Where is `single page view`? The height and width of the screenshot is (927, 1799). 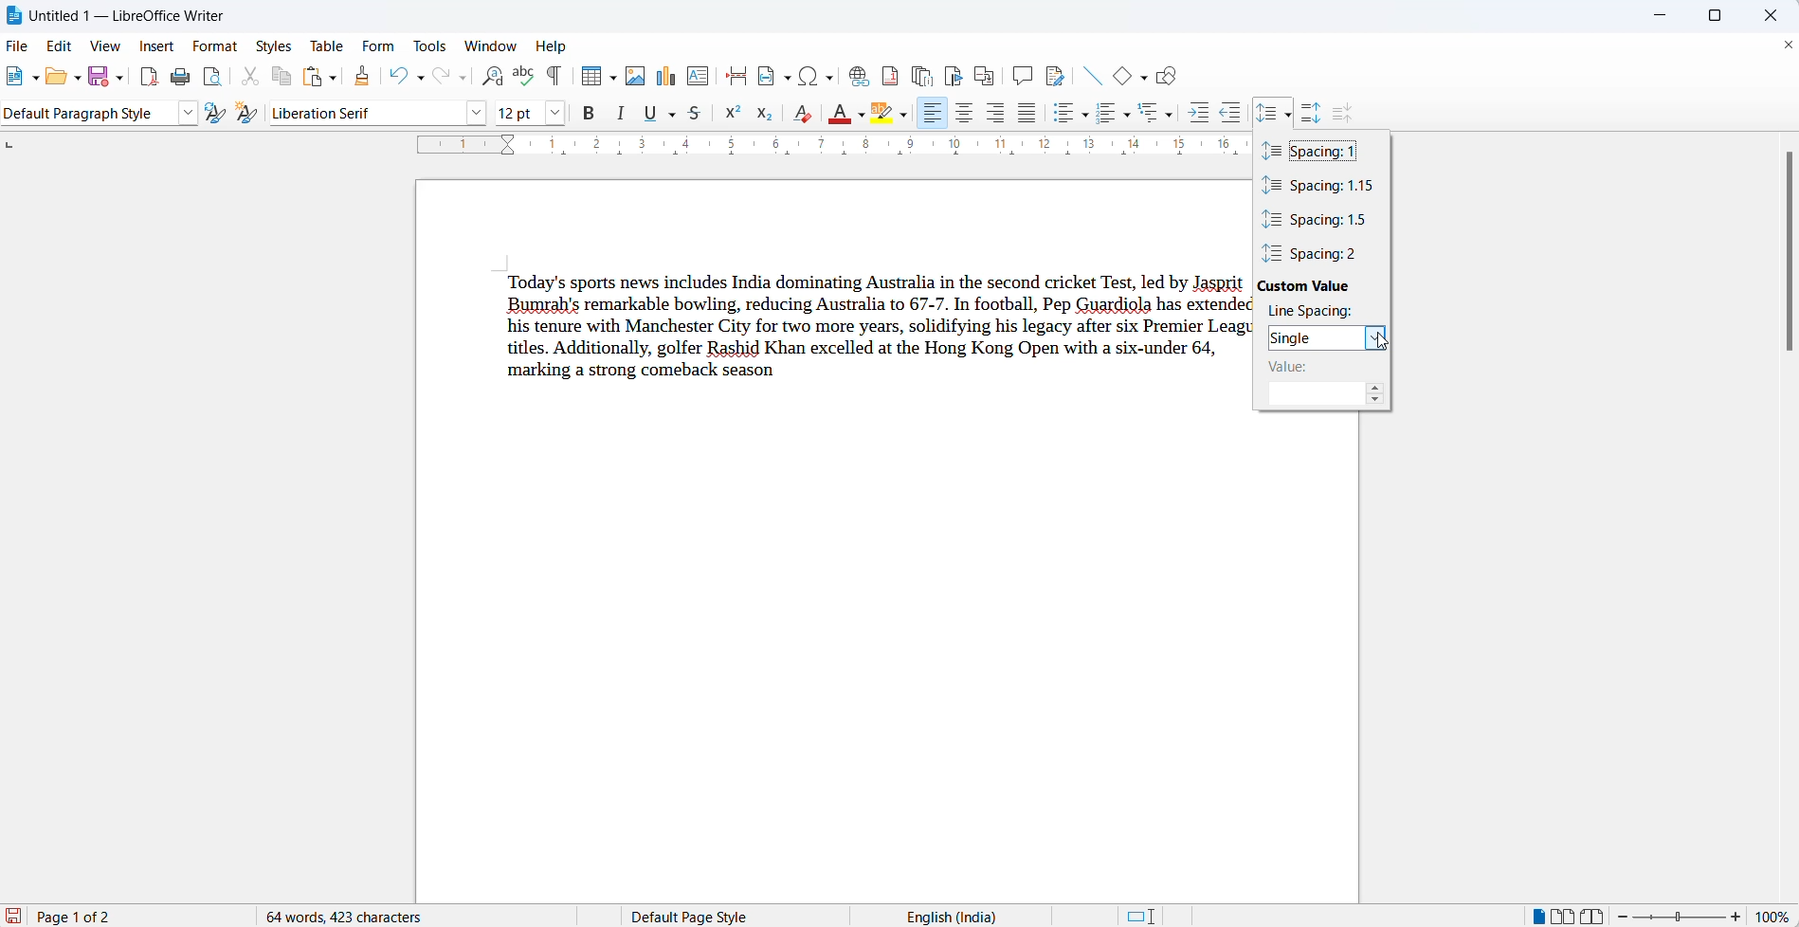 single page view is located at coordinates (1535, 915).